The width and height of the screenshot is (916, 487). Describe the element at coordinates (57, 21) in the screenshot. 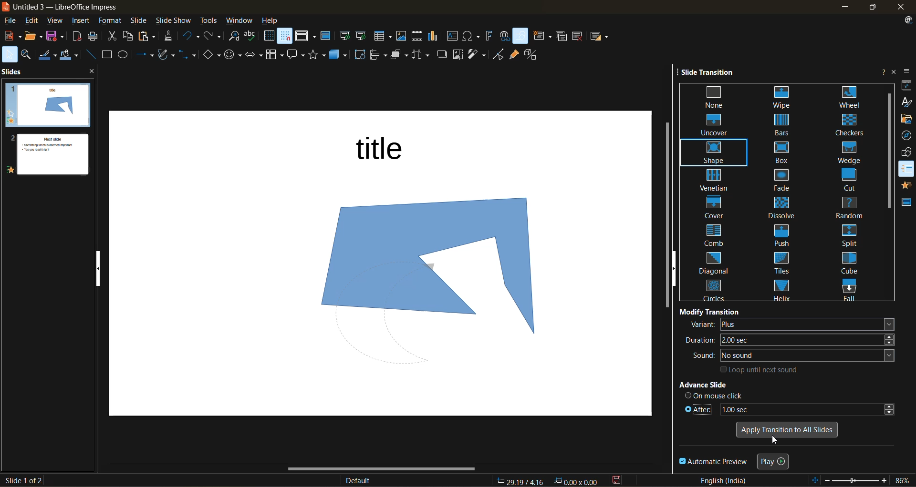

I see `view` at that location.